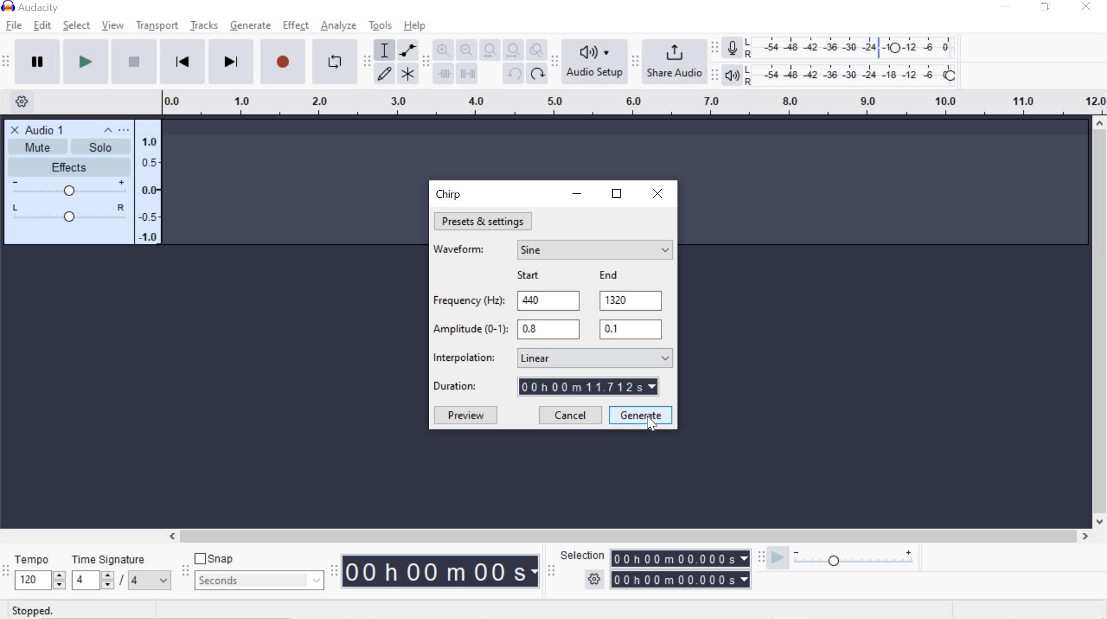  I want to click on Duration, so click(457, 384).